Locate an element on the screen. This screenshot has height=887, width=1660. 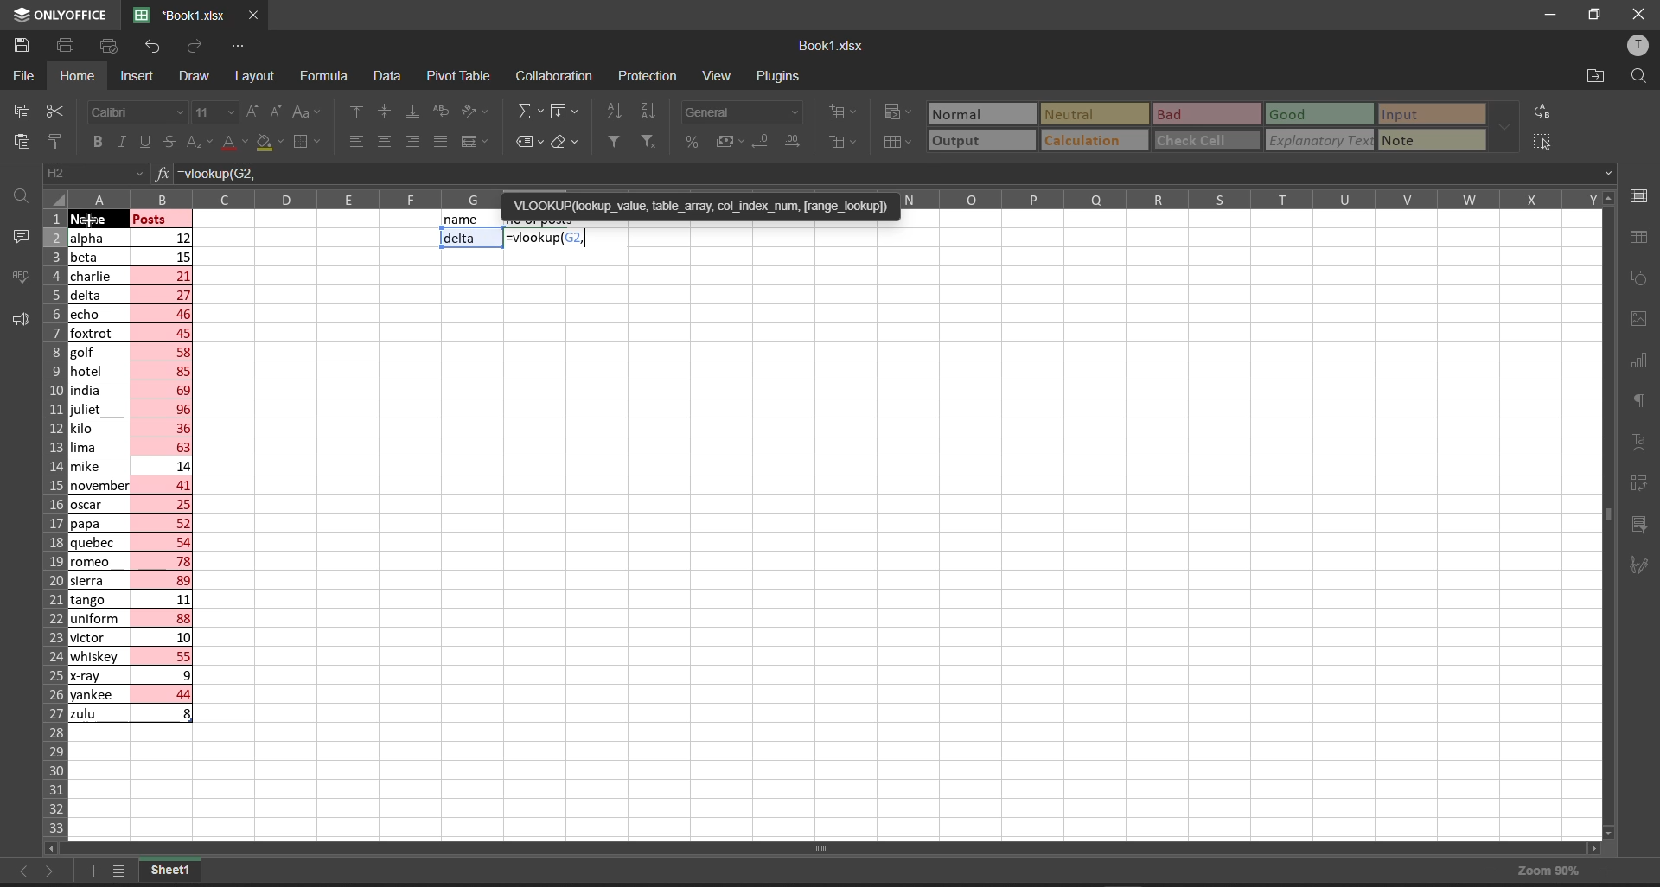
'Book1.xlsx is located at coordinates (176, 16).